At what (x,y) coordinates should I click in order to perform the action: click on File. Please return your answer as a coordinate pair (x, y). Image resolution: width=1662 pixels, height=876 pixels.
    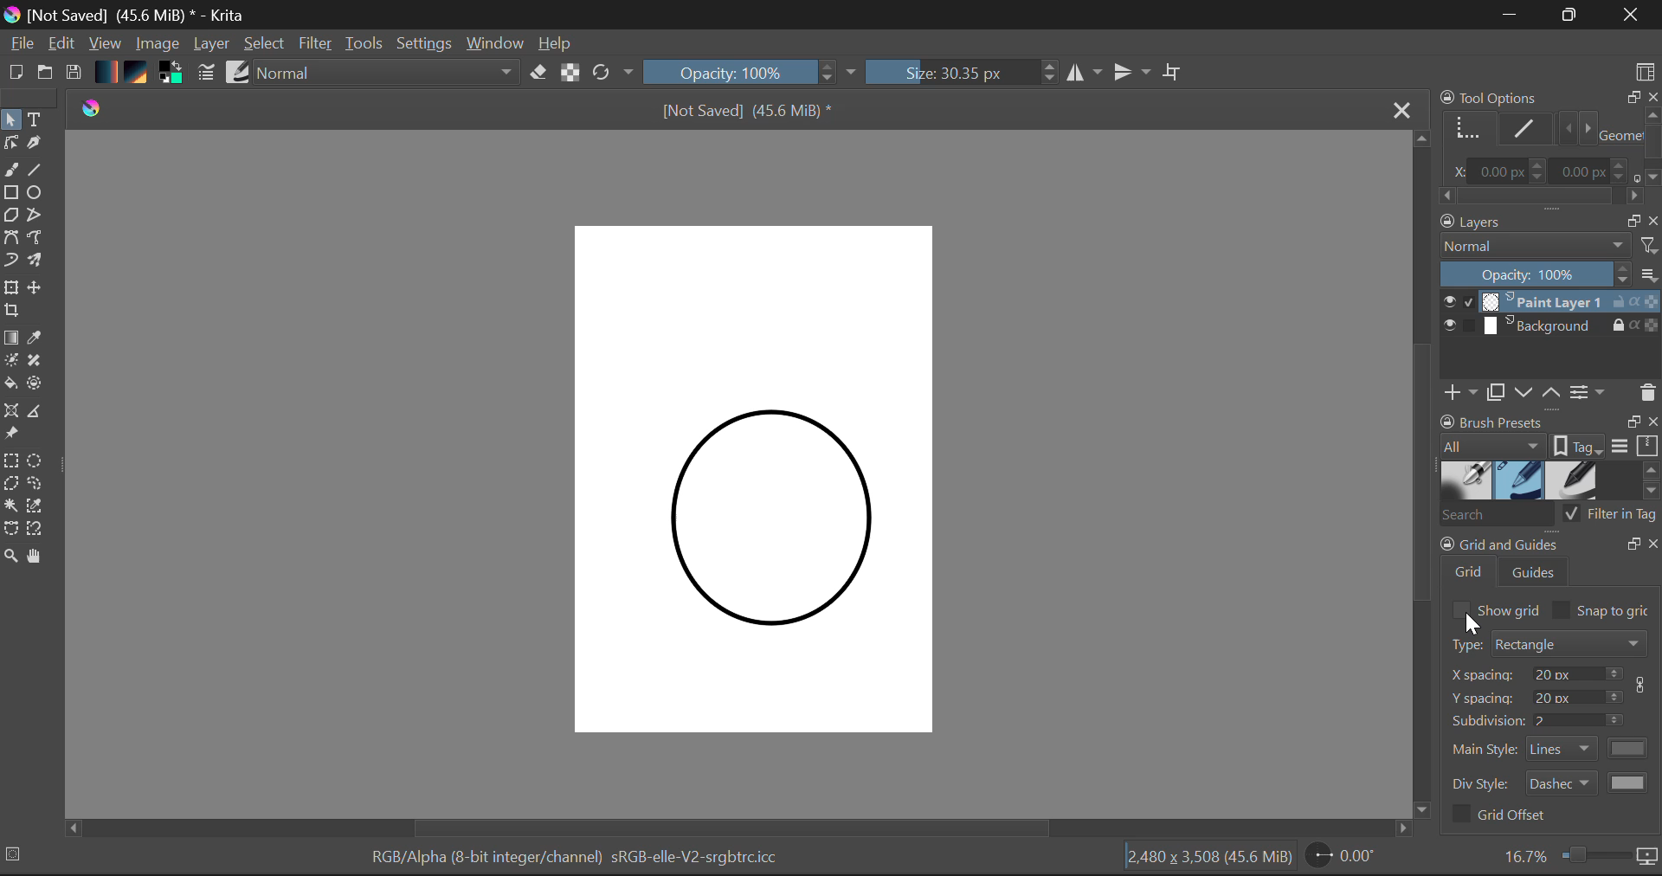
    Looking at the image, I should click on (20, 43).